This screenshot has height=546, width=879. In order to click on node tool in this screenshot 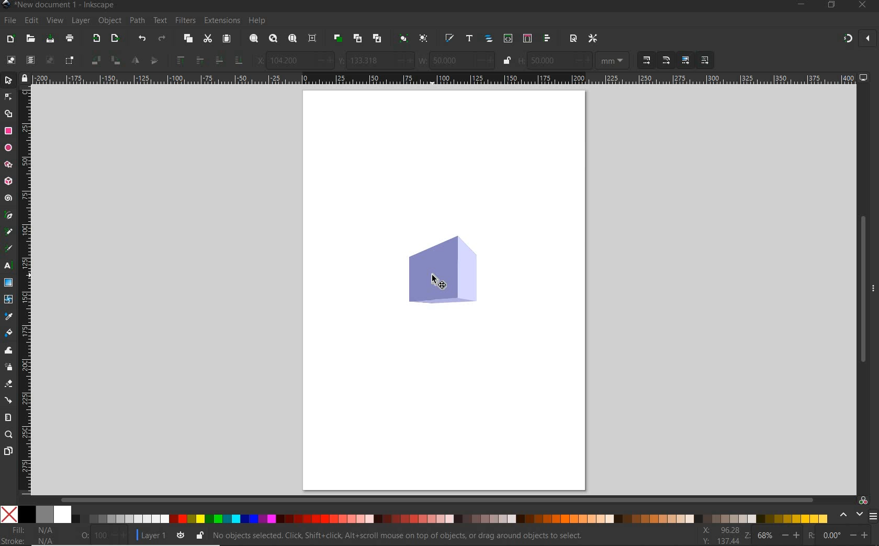, I will do `click(8, 97)`.